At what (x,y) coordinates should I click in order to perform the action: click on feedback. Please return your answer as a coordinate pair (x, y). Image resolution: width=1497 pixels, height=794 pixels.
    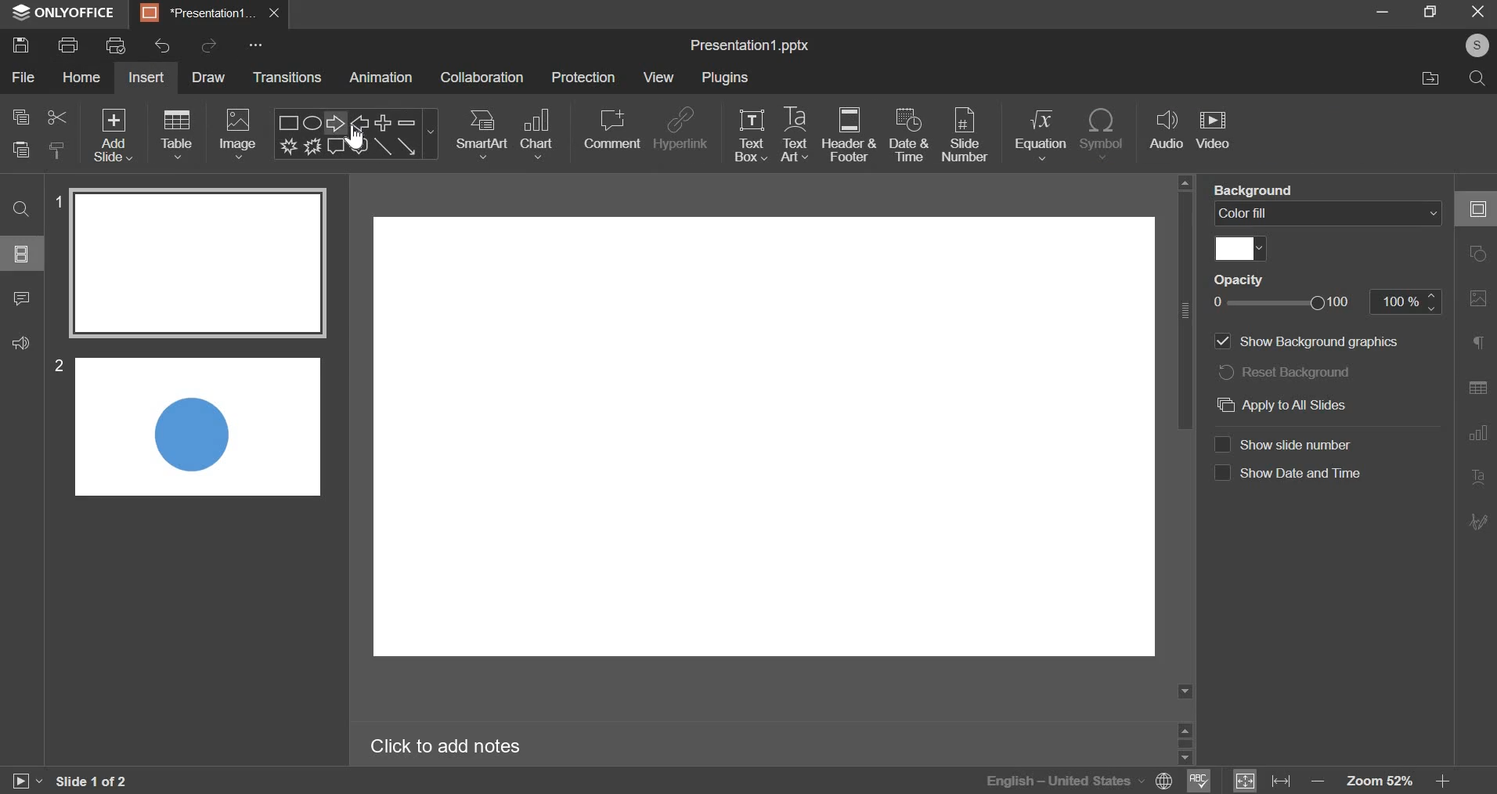
    Looking at the image, I should click on (20, 343).